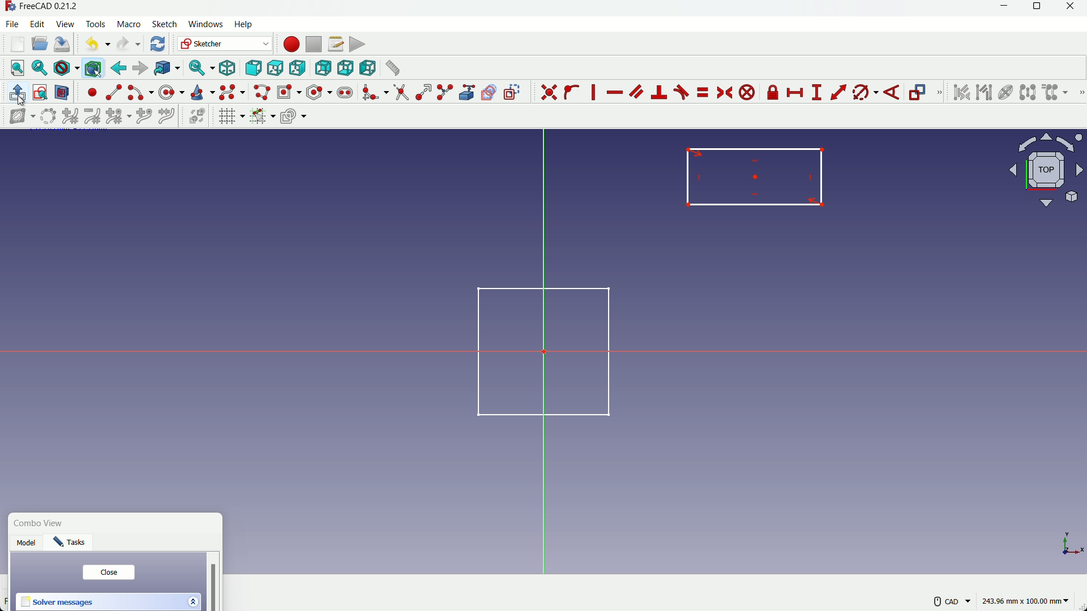 The height and width of the screenshot is (611, 1087). I want to click on create rectangle, so click(288, 92).